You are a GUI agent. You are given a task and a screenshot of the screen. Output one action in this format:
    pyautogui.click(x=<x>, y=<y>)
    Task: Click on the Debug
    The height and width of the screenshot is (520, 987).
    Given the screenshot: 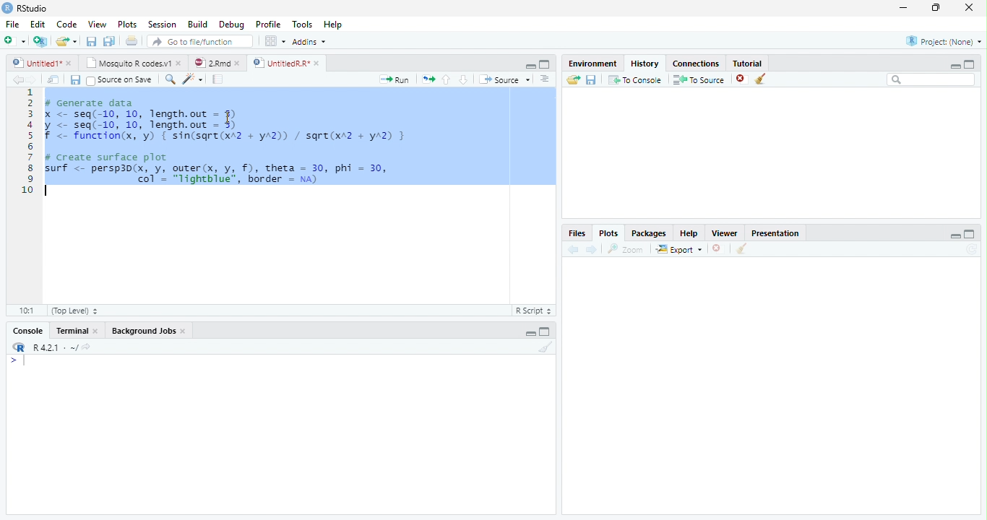 What is the action you would take?
    pyautogui.click(x=231, y=24)
    